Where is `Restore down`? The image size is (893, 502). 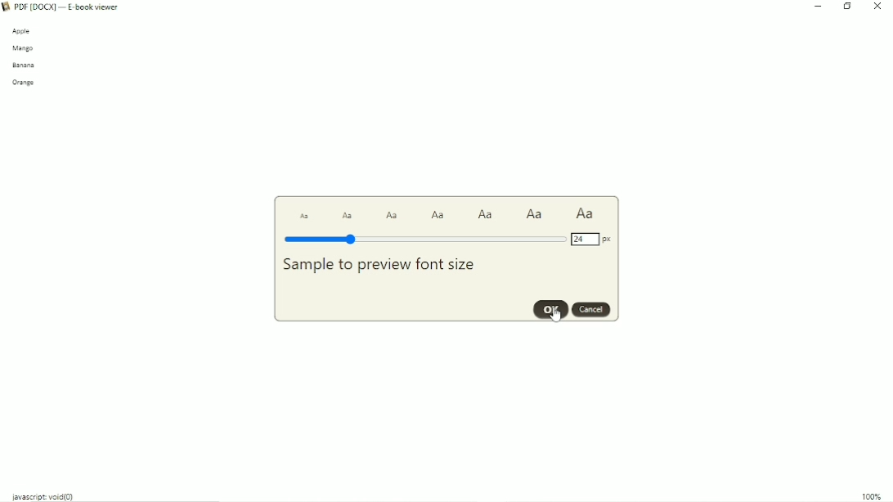 Restore down is located at coordinates (848, 7).